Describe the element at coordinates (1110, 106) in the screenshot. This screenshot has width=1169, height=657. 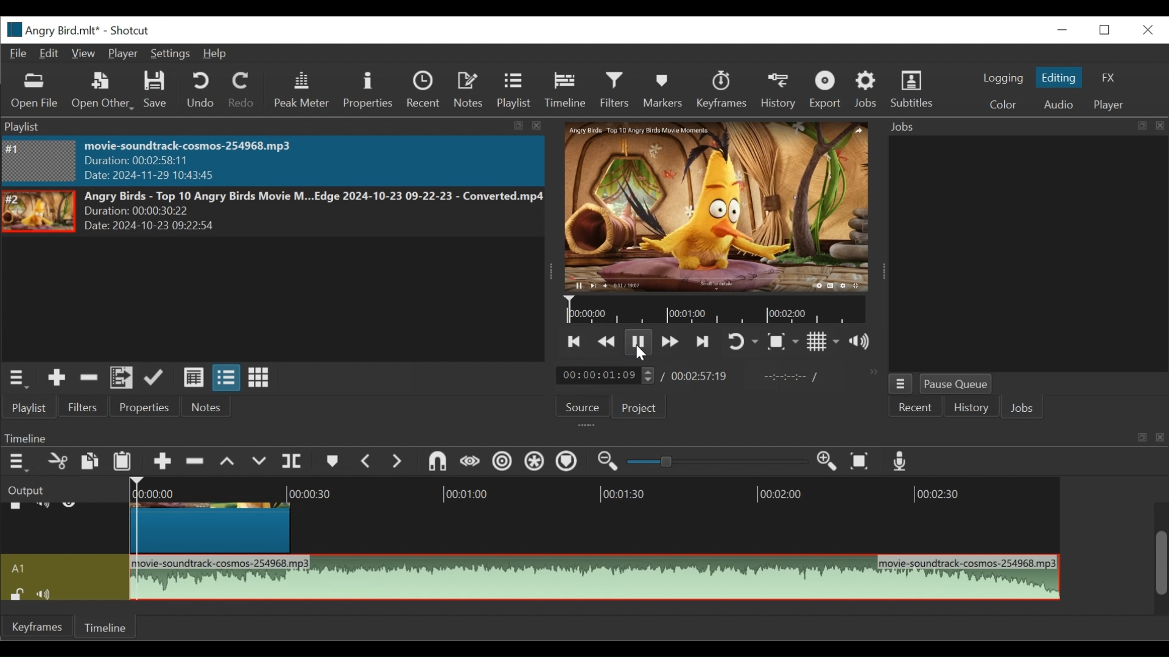
I see `Player` at that location.